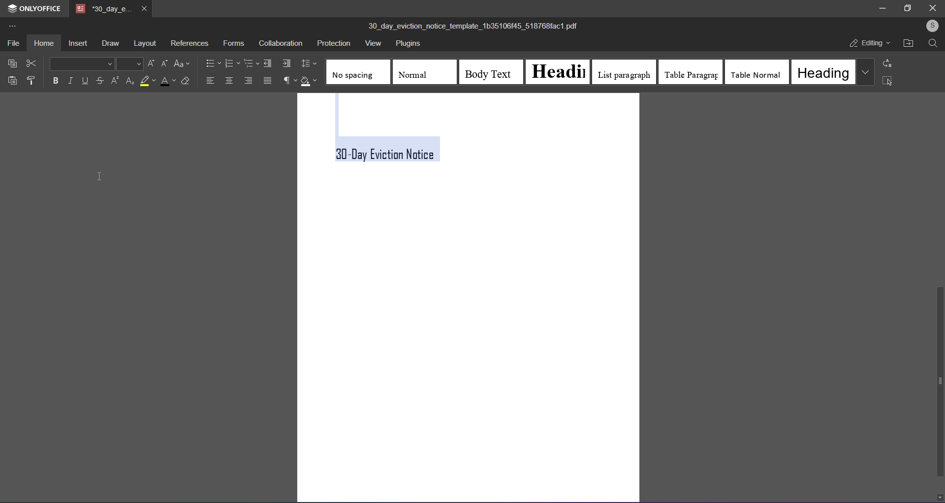 Image resolution: width=945 pixels, height=503 pixels. Describe the element at coordinates (85, 80) in the screenshot. I see `underline` at that location.